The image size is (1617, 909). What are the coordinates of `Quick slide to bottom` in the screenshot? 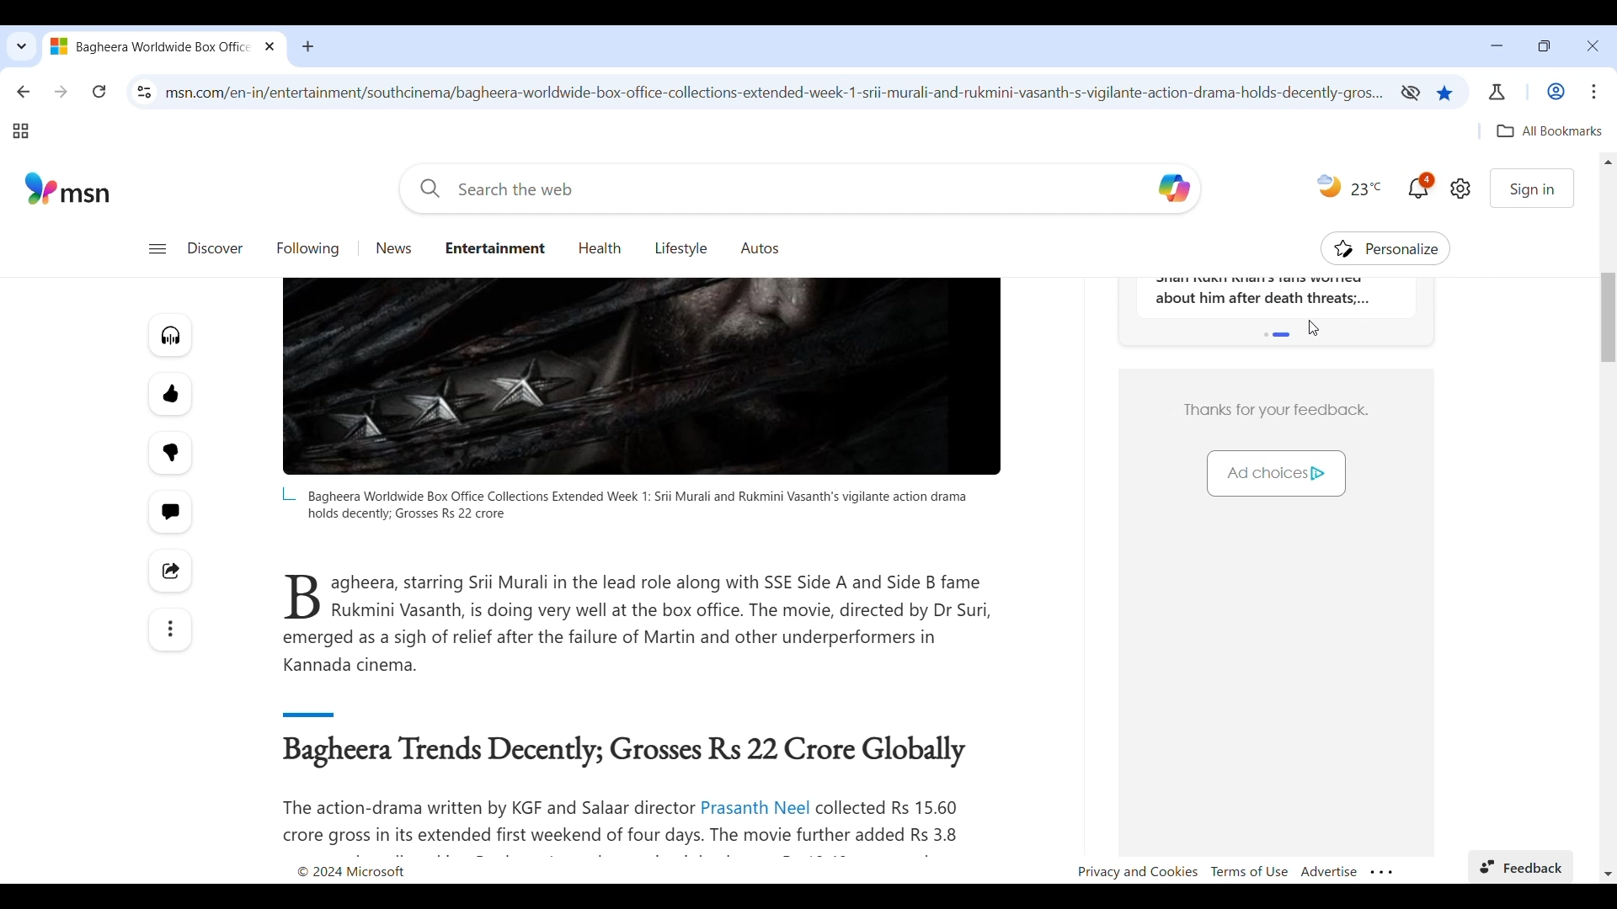 It's located at (1608, 874).